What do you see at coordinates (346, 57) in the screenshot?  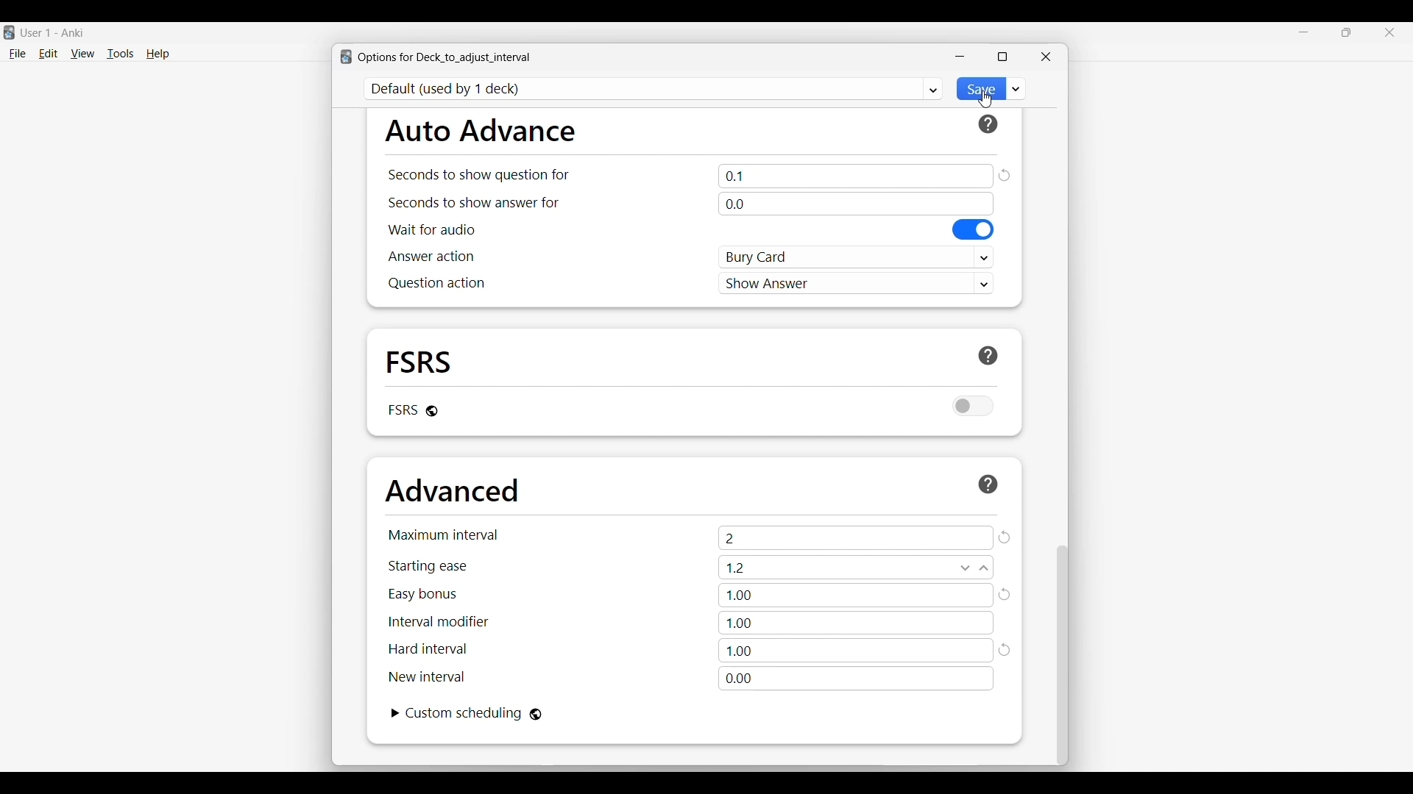 I see `Software logo` at bounding box center [346, 57].